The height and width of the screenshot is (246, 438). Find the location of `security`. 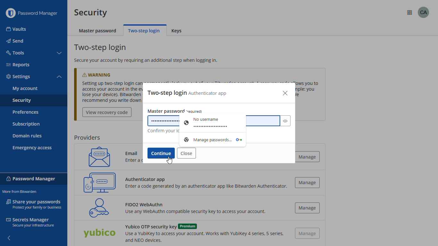

security is located at coordinates (91, 12).